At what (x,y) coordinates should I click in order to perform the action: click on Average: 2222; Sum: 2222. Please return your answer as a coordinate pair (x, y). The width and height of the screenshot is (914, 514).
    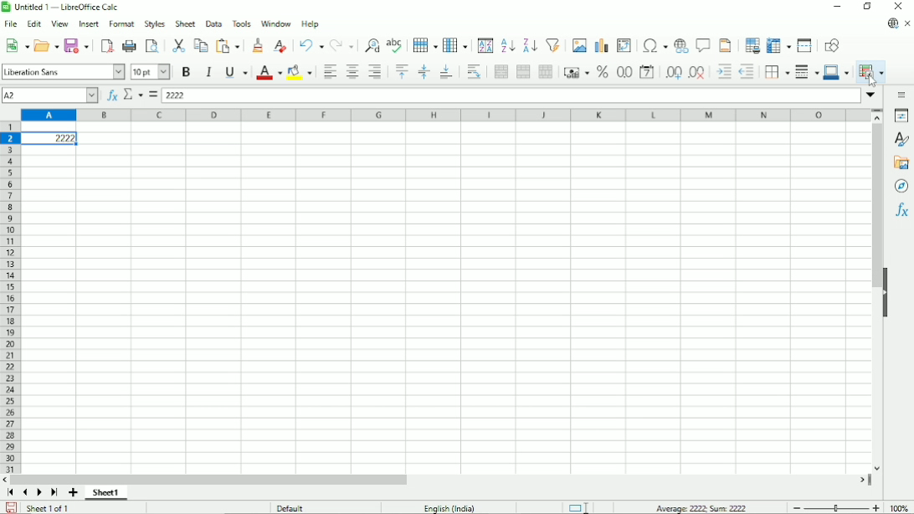
    Looking at the image, I should click on (701, 507).